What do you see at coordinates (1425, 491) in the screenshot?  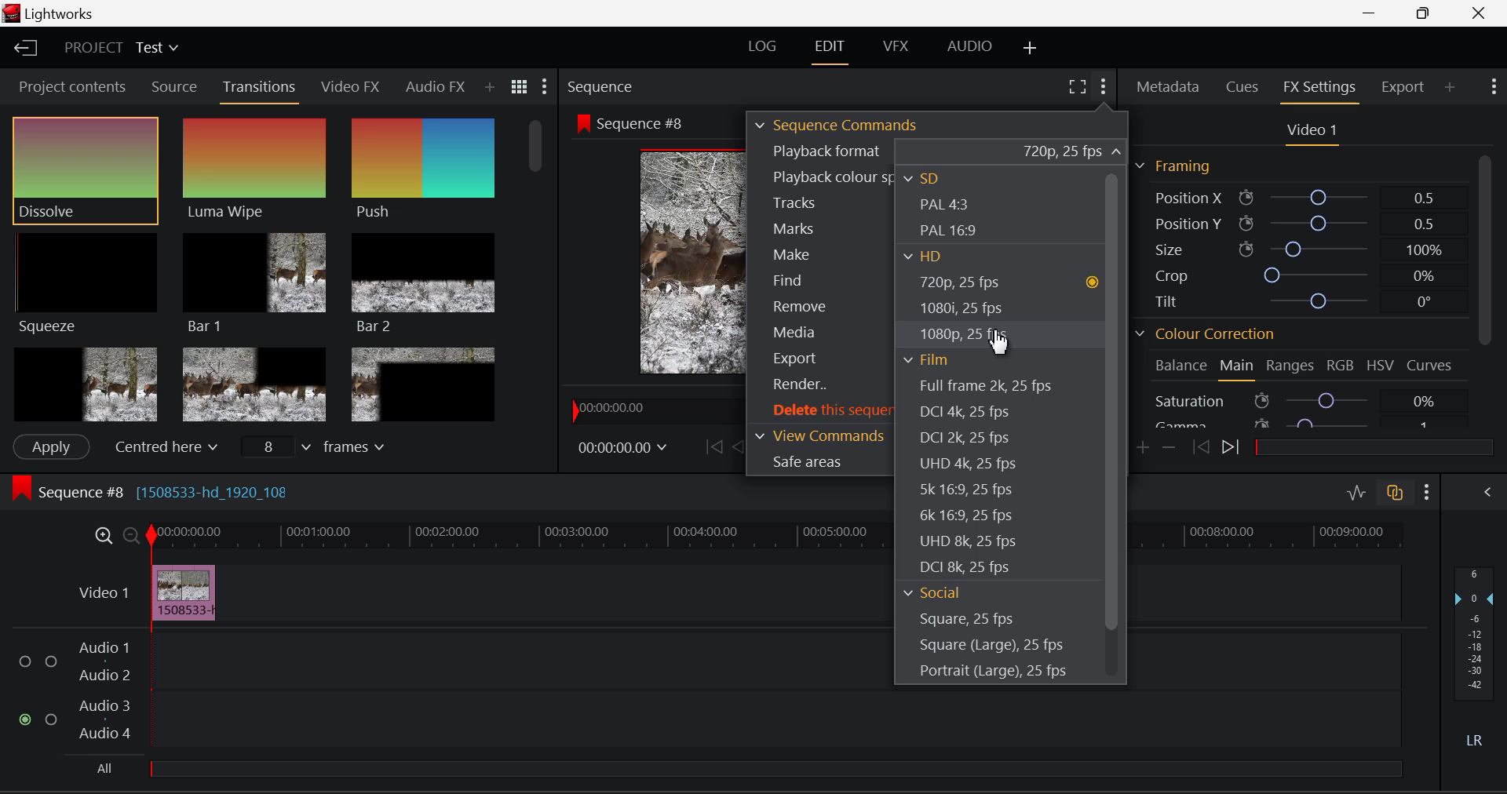 I see `Show Settings` at bounding box center [1425, 491].